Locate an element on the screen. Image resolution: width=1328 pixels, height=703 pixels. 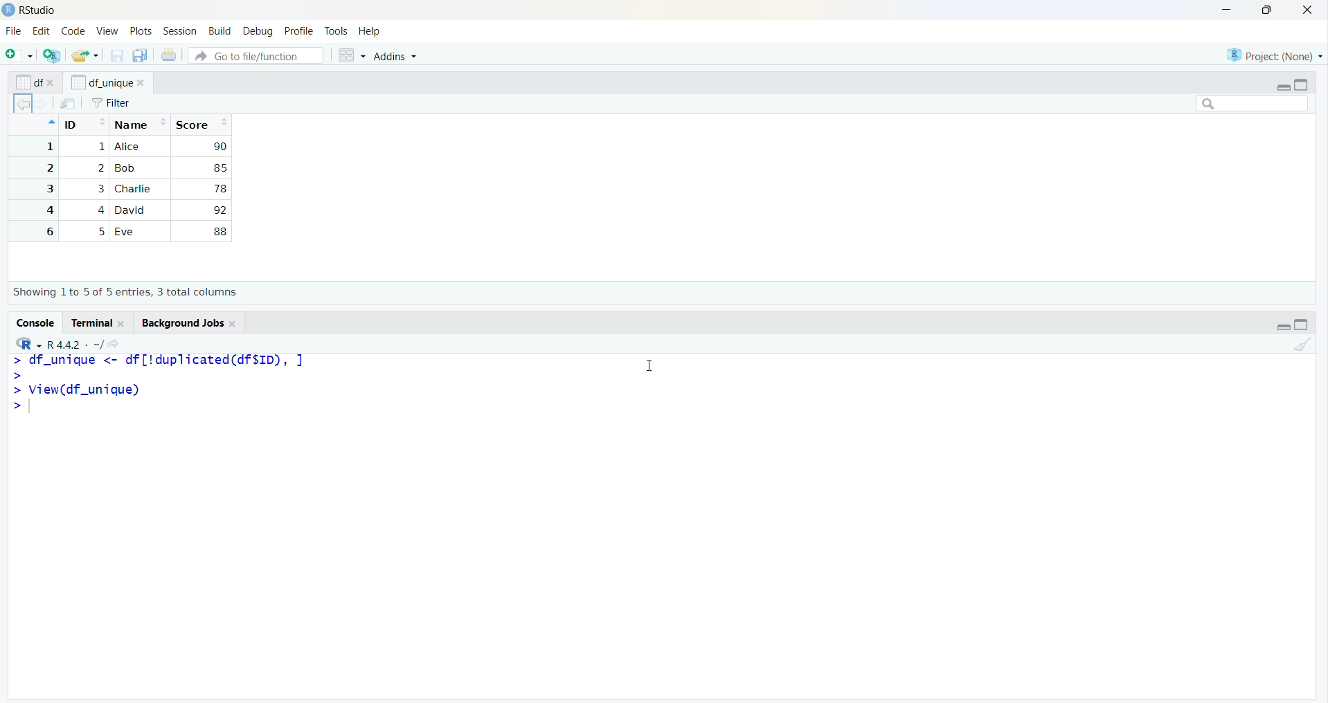
filter is located at coordinates (111, 103).